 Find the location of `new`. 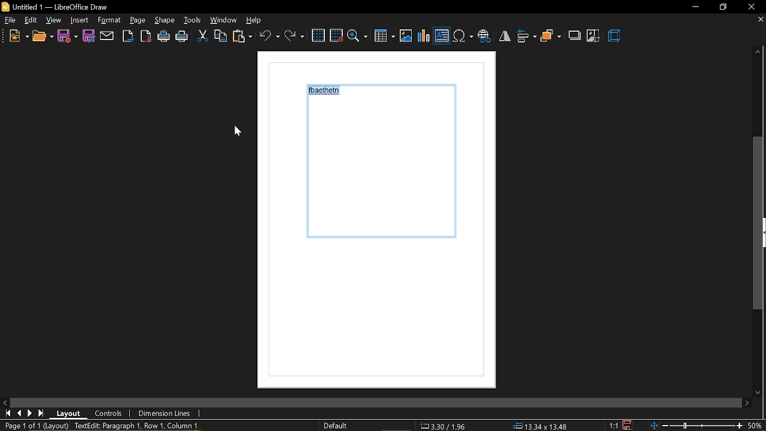

new is located at coordinates (18, 36).